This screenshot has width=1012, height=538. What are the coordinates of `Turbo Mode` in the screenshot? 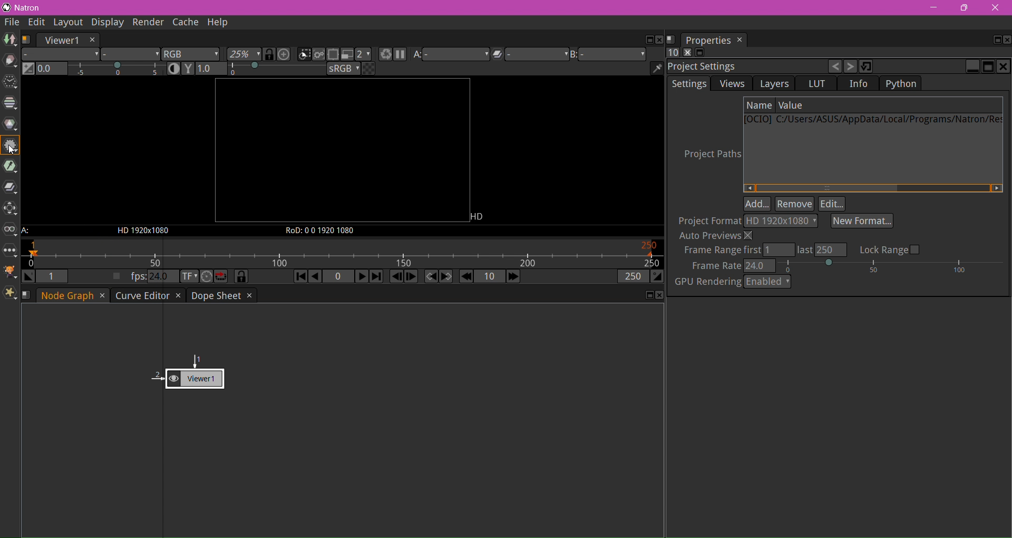 It's located at (207, 277).